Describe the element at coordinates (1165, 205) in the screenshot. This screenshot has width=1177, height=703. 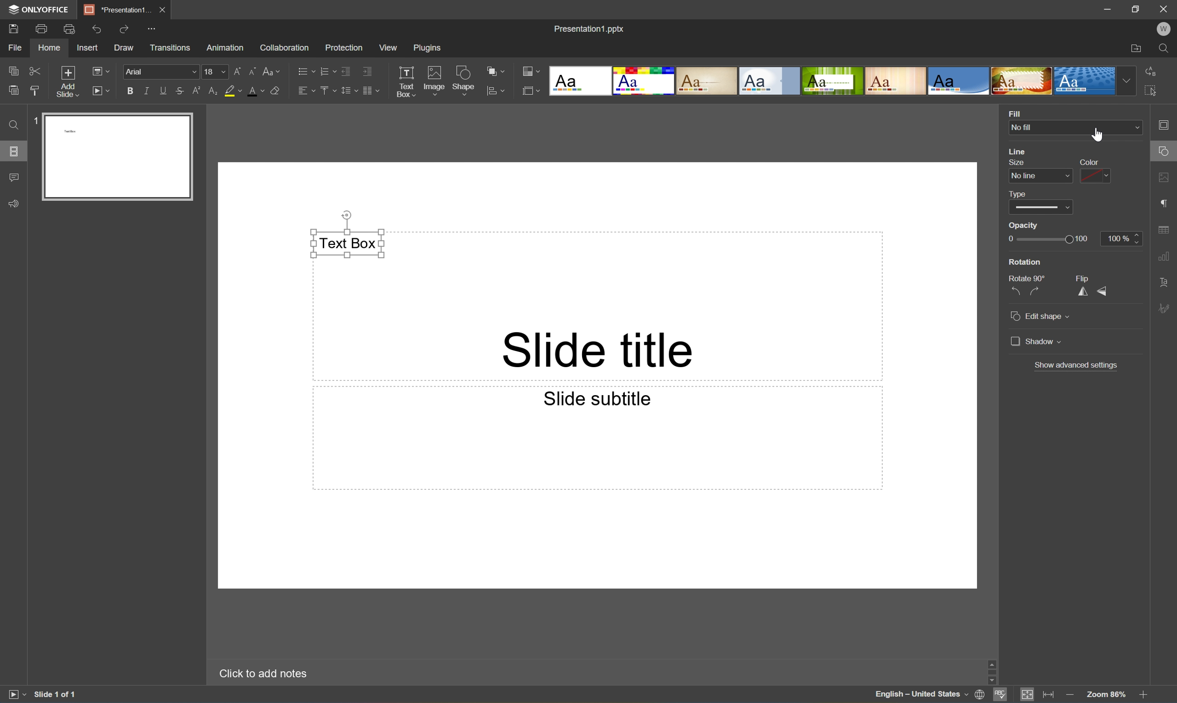
I see `Paragraph settings` at that location.